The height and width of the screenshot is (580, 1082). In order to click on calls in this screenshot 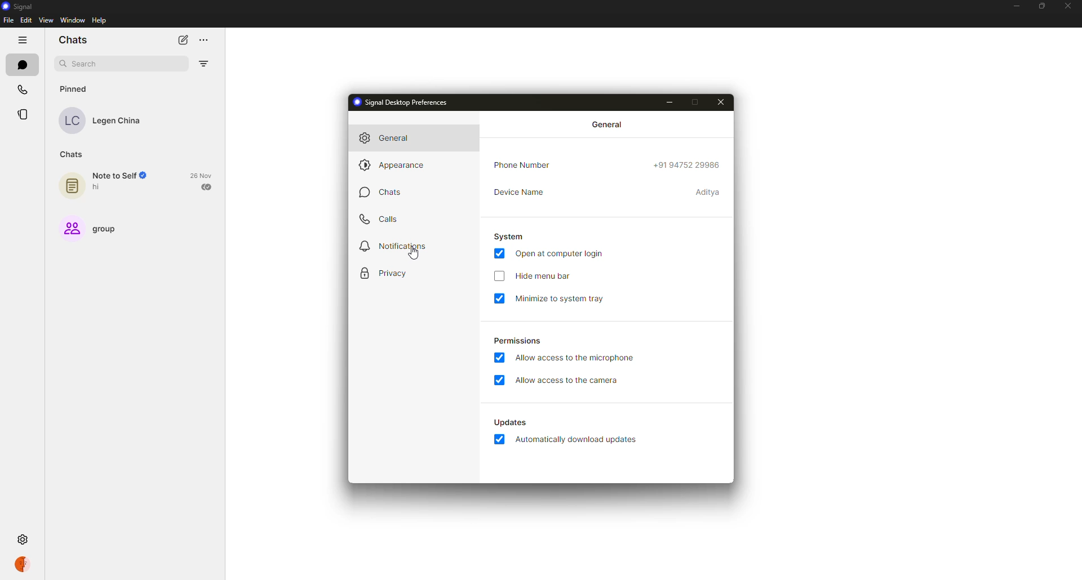, I will do `click(21, 89)`.